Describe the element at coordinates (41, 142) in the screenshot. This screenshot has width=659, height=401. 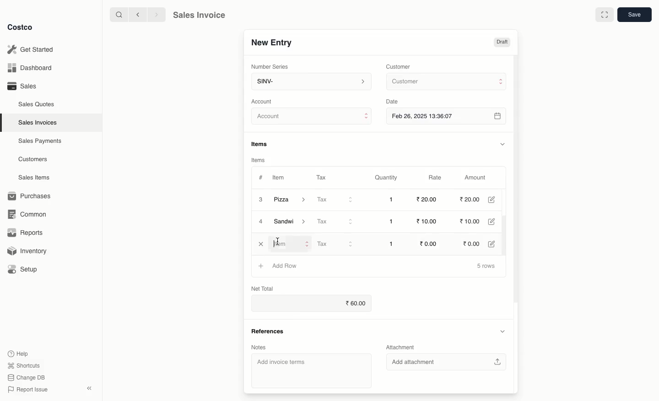
I see `Sales Payments.` at that location.